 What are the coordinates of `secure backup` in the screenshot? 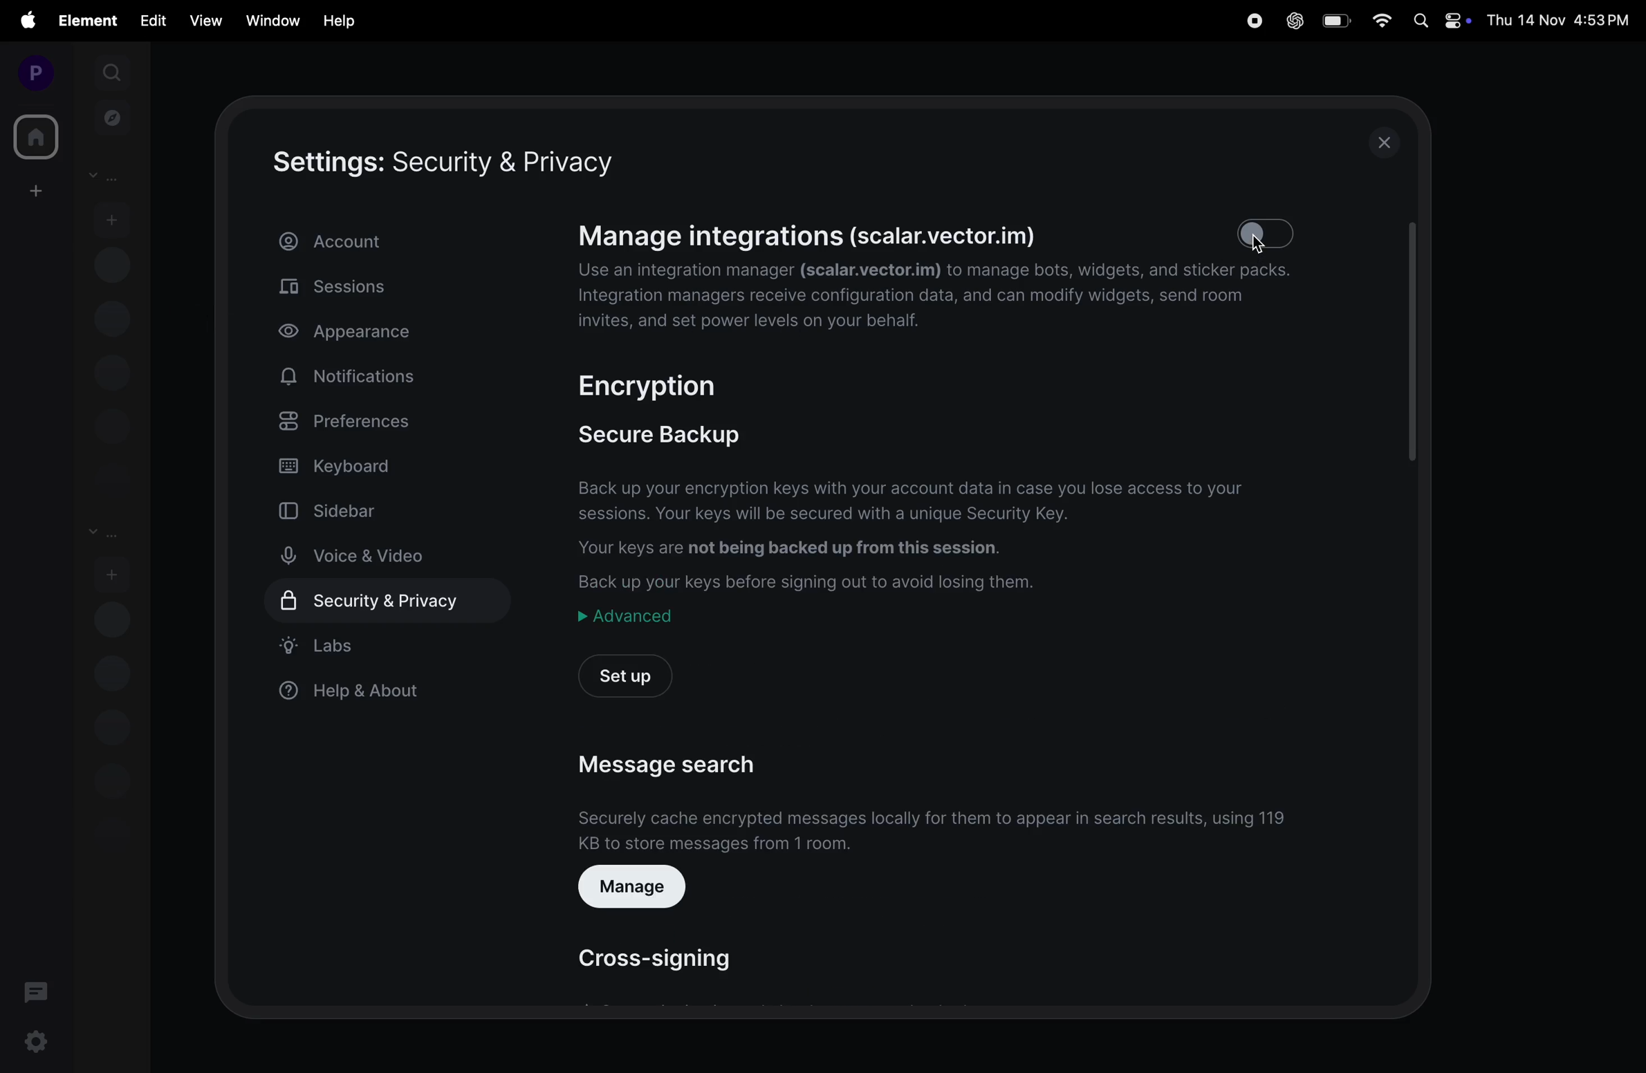 It's located at (670, 433).